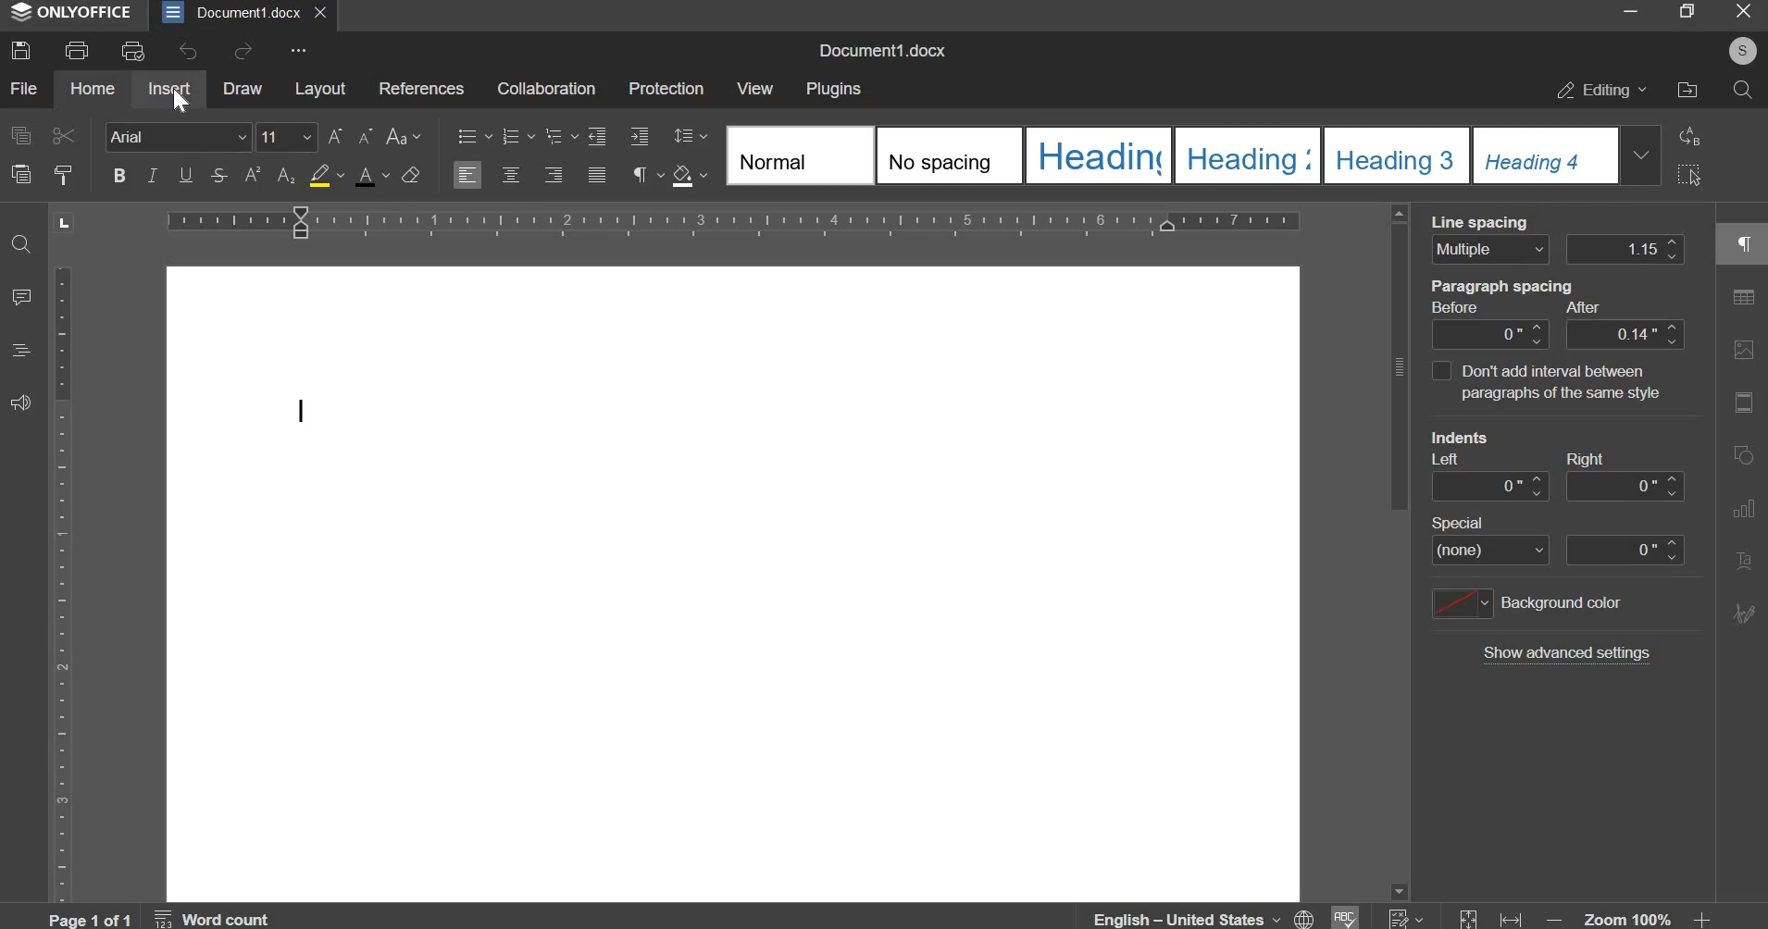 This screenshot has height=929, width=1768. Describe the element at coordinates (1624, 333) in the screenshot. I see `paragraph spacing` at that location.